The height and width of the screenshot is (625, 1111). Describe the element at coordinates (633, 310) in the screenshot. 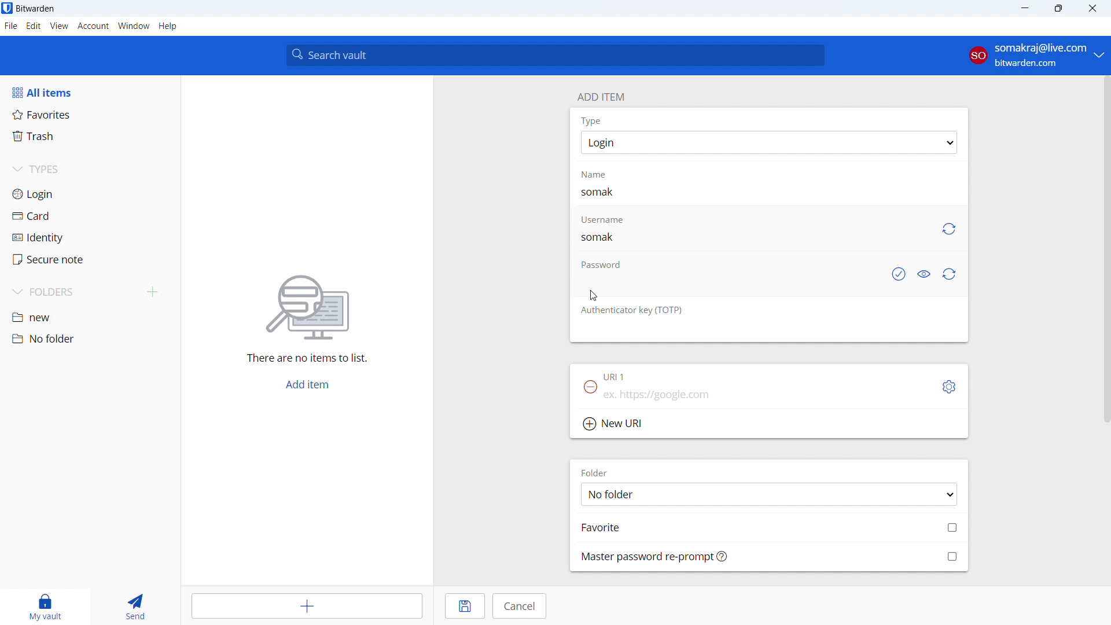

I see `otp` at that location.